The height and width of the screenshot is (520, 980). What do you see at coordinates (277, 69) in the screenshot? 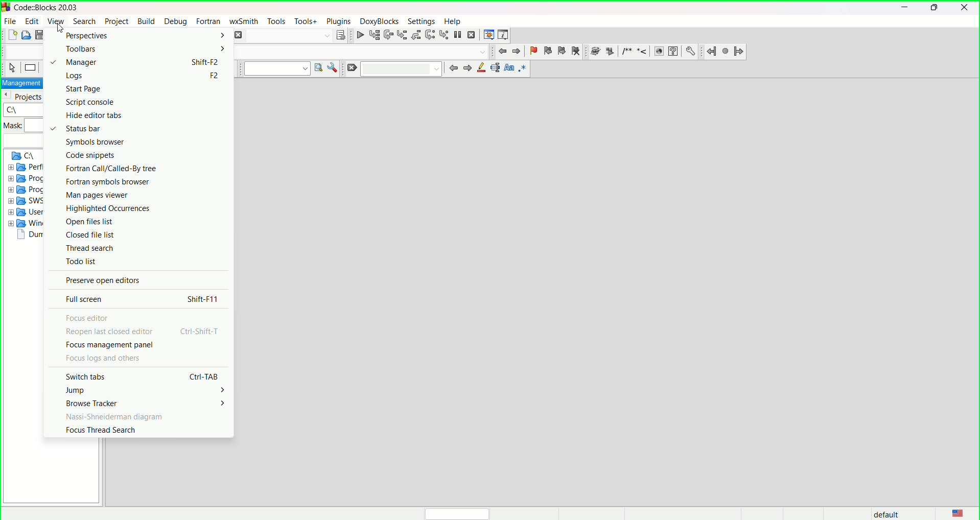
I see `text to search` at bounding box center [277, 69].